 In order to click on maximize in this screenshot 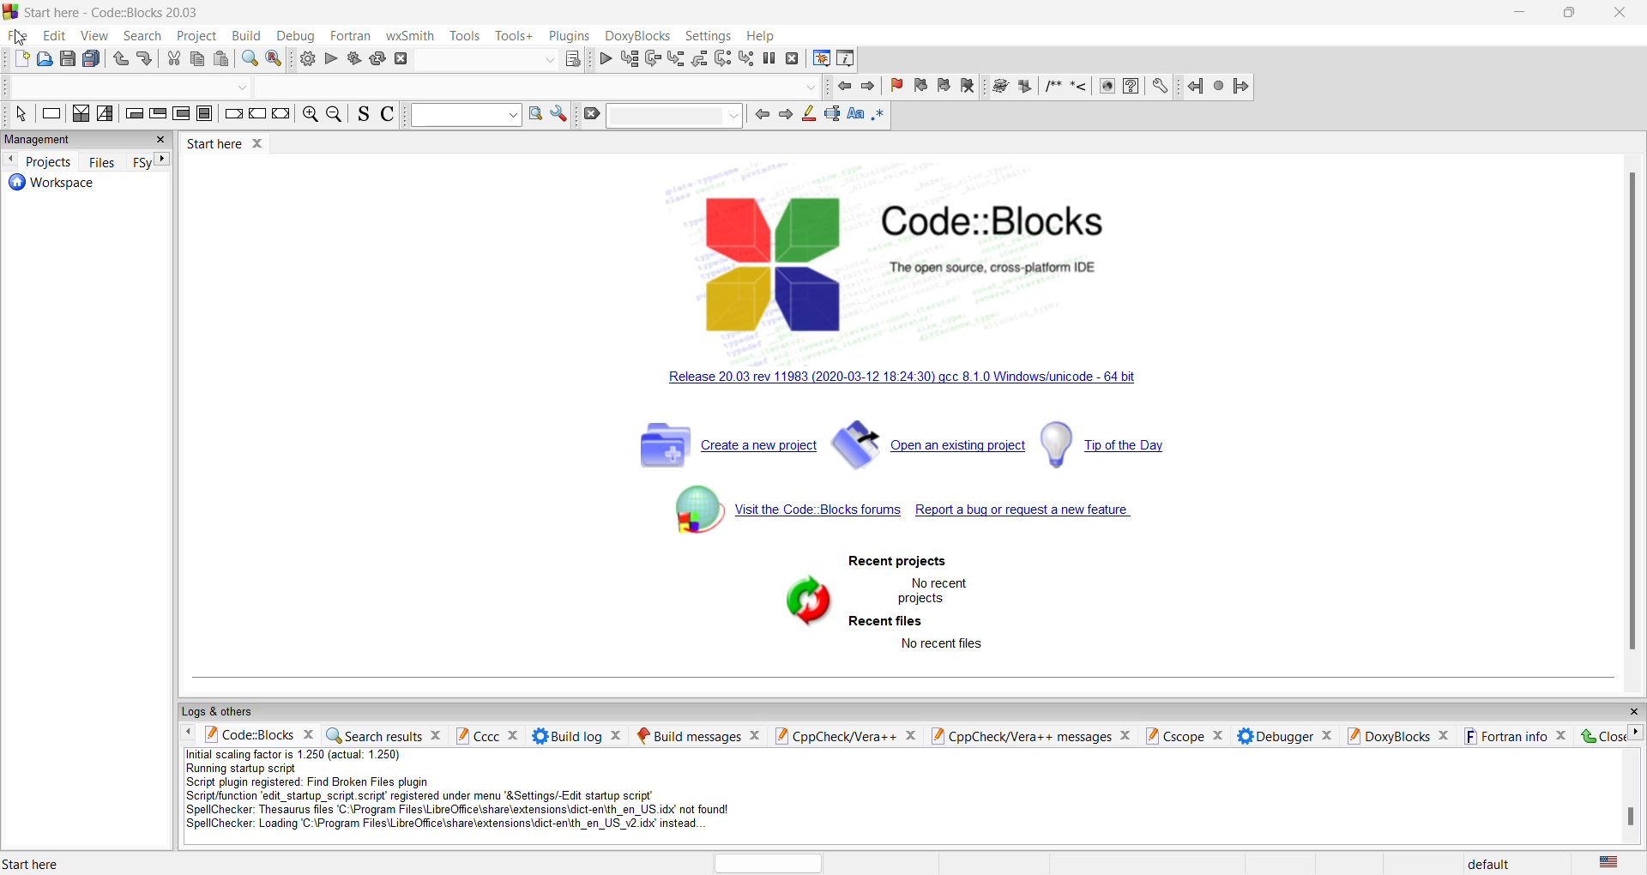, I will do `click(1571, 15)`.